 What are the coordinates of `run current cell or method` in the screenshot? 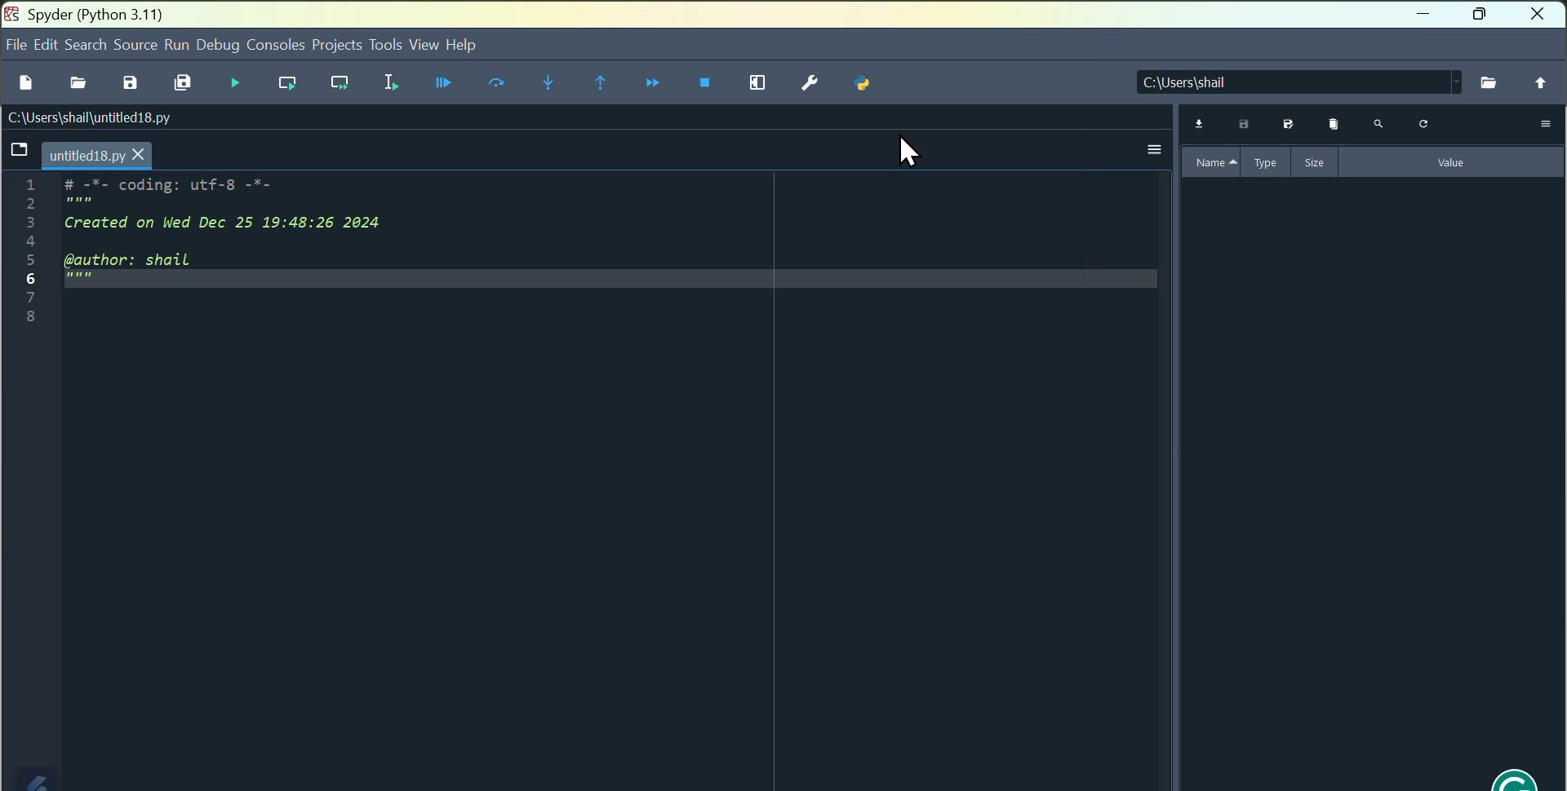 It's located at (340, 84).